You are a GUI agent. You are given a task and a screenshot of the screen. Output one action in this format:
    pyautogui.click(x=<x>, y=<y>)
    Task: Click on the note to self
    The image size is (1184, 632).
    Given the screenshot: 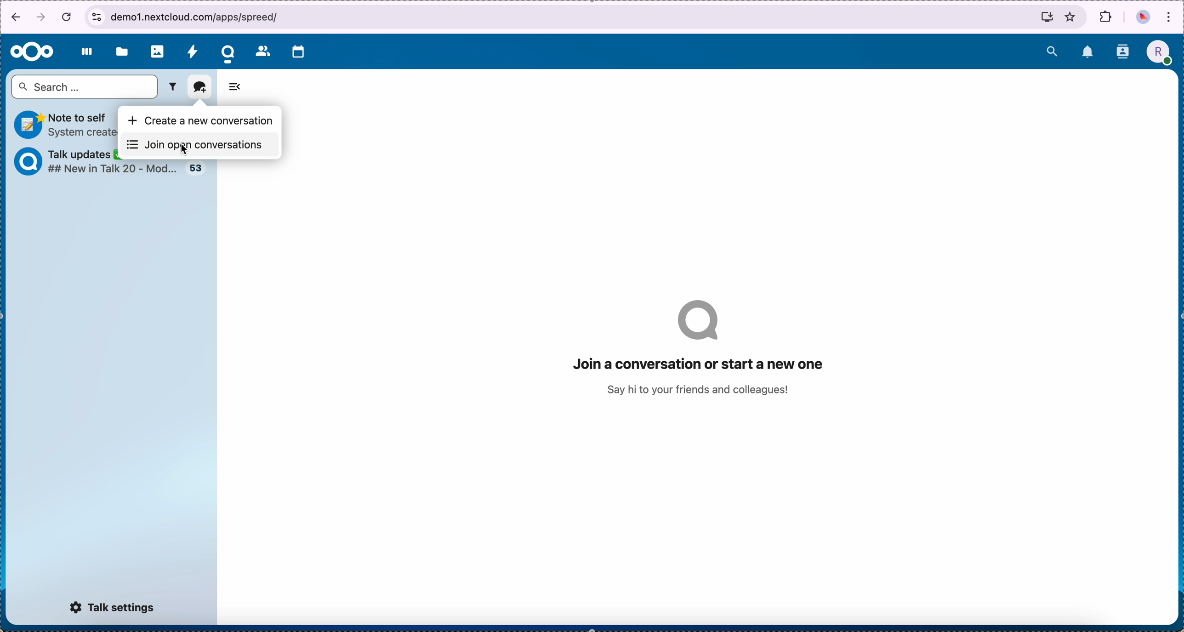 What is the action you would take?
    pyautogui.click(x=61, y=123)
    